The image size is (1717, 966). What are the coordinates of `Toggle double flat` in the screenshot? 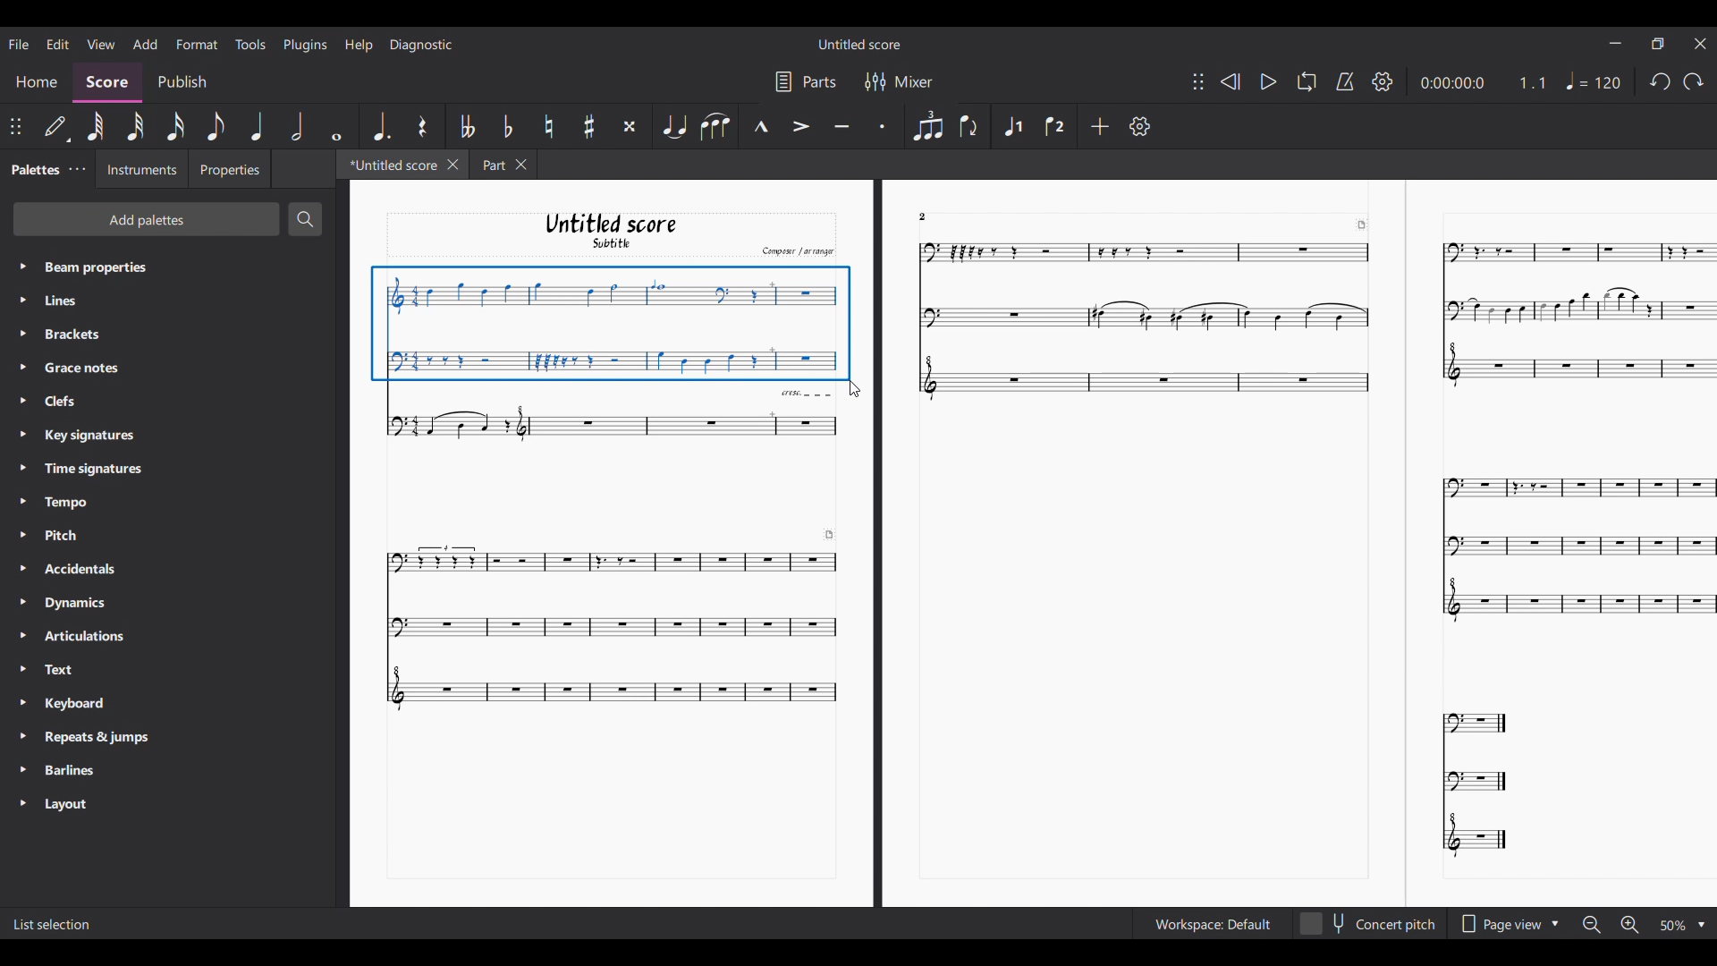 It's located at (468, 125).